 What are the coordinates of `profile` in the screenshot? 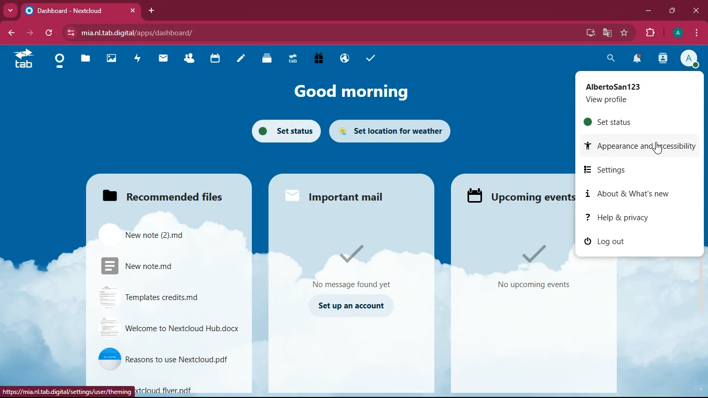 It's located at (678, 33).